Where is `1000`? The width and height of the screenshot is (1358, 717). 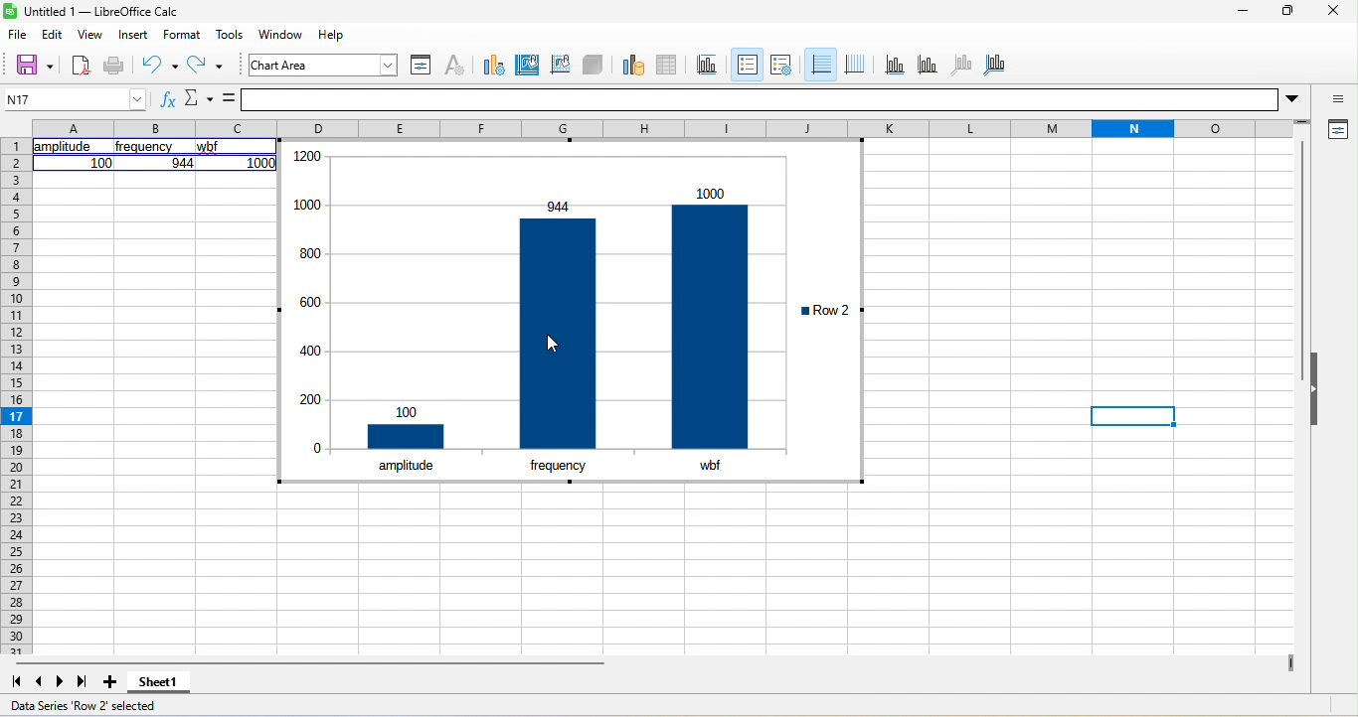
1000 is located at coordinates (261, 163).